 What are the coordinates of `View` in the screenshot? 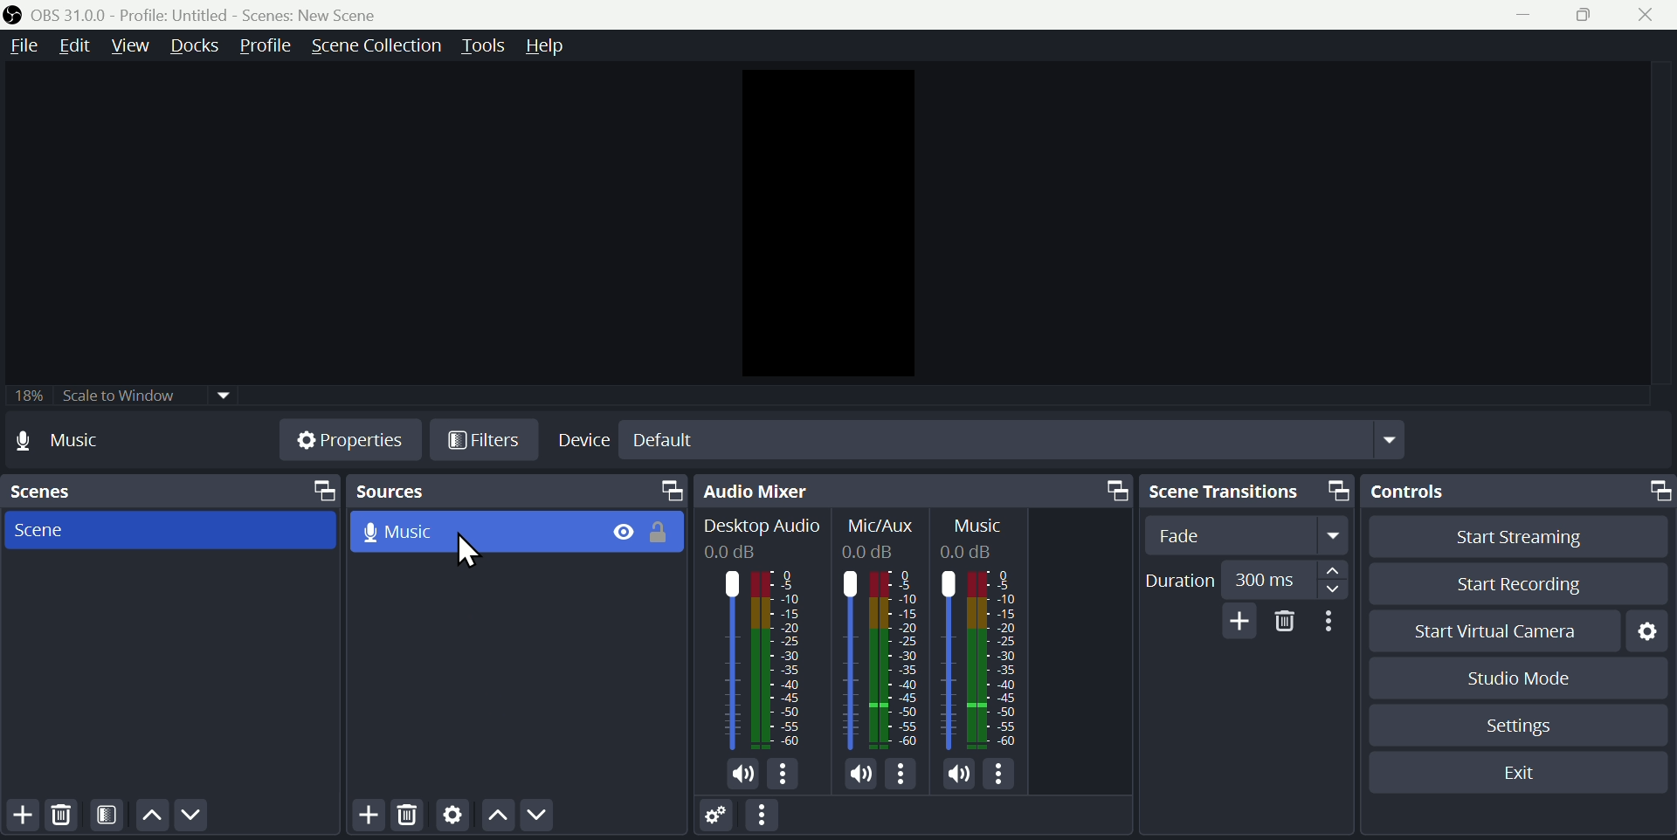 It's located at (132, 43).